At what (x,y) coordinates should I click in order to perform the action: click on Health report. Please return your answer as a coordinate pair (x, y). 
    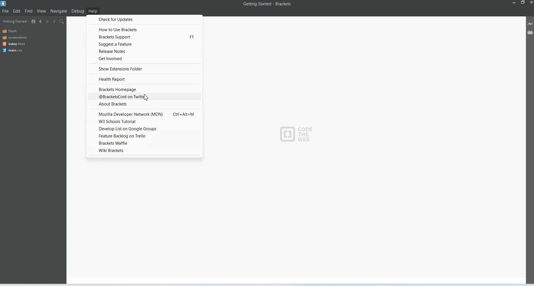
    Looking at the image, I should click on (145, 79).